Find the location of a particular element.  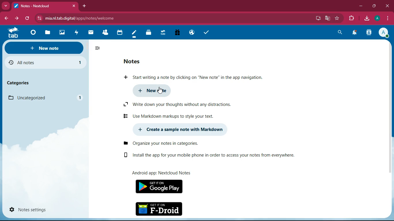

image is located at coordinates (62, 32).